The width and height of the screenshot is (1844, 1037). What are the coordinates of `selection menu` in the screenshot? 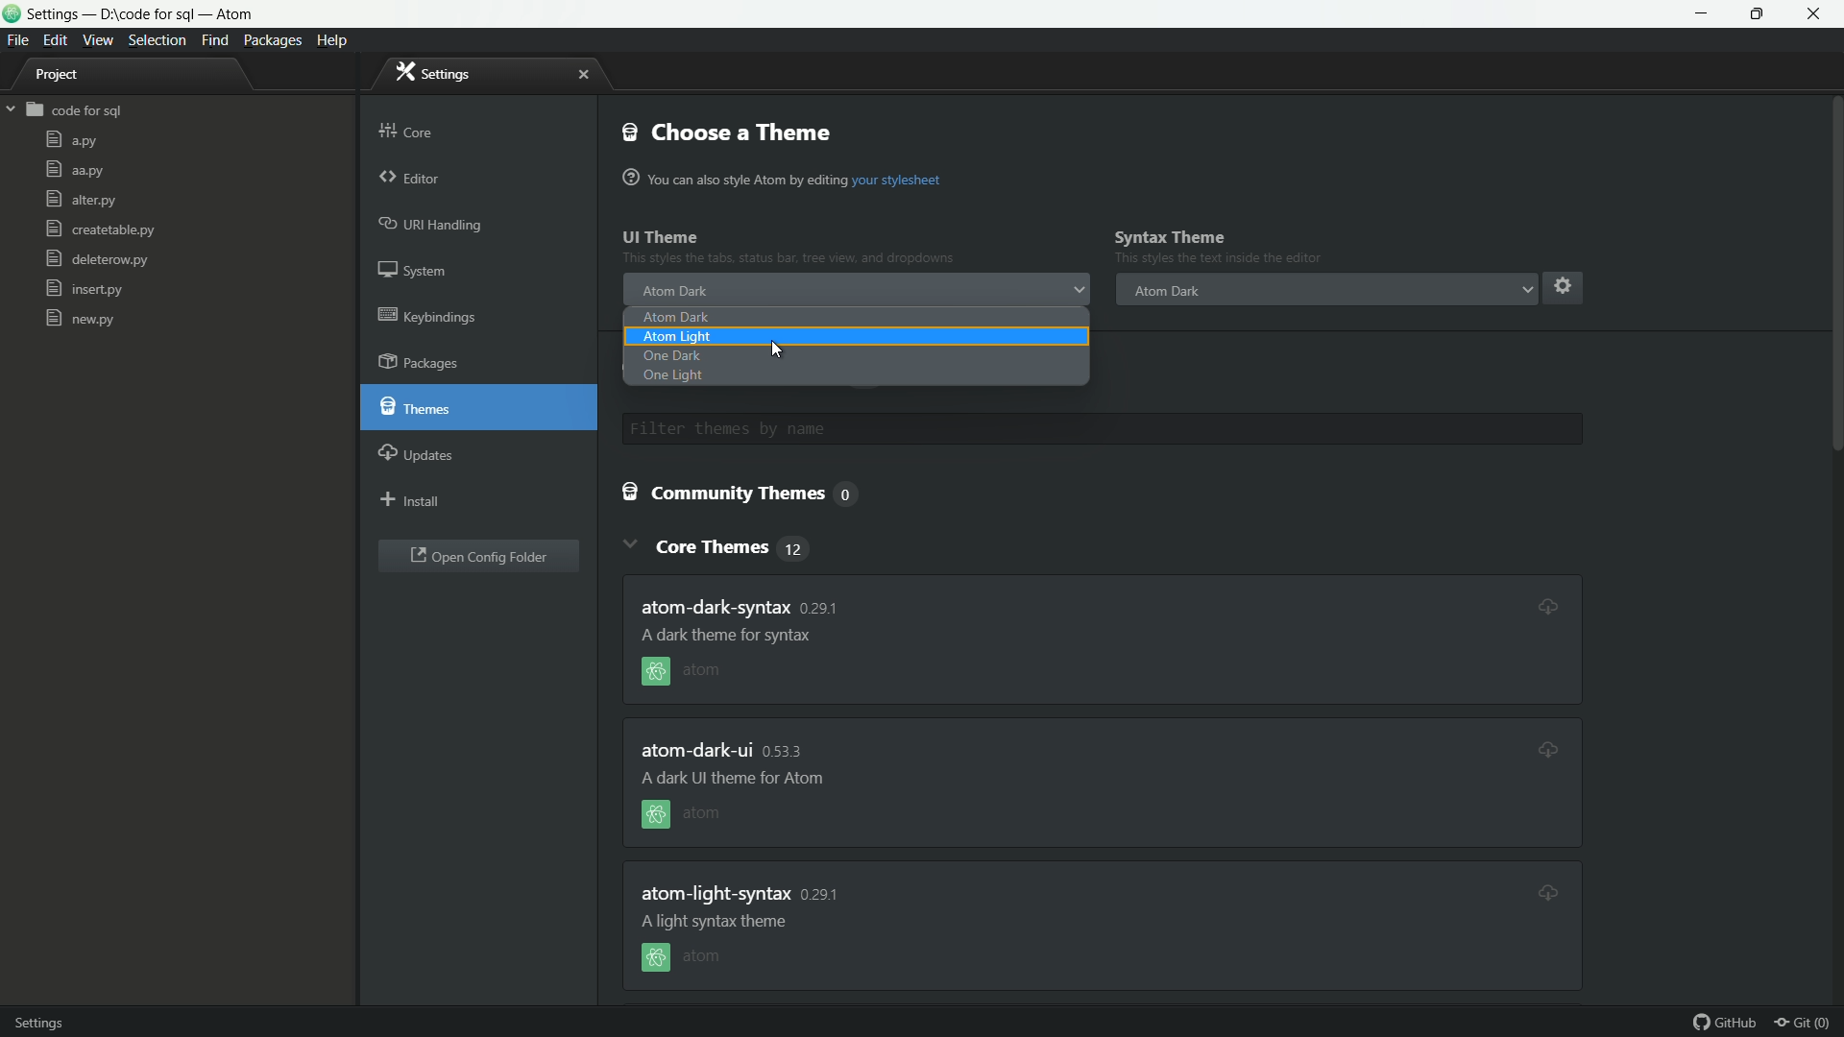 It's located at (158, 40).